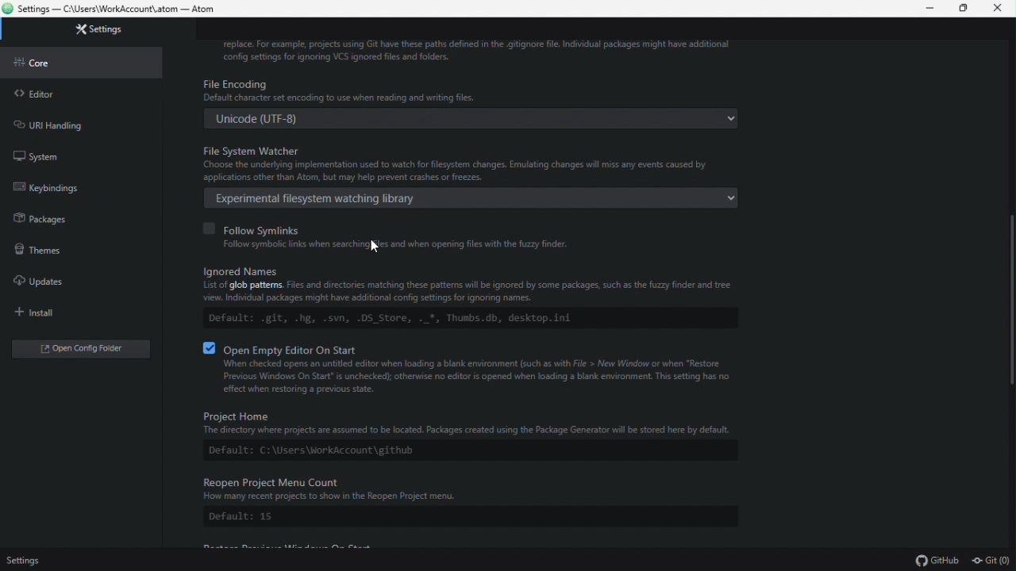 The width and height of the screenshot is (1016, 571). Describe the element at coordinates (371, 248) in the screenshot. I see `cursor` at that location.